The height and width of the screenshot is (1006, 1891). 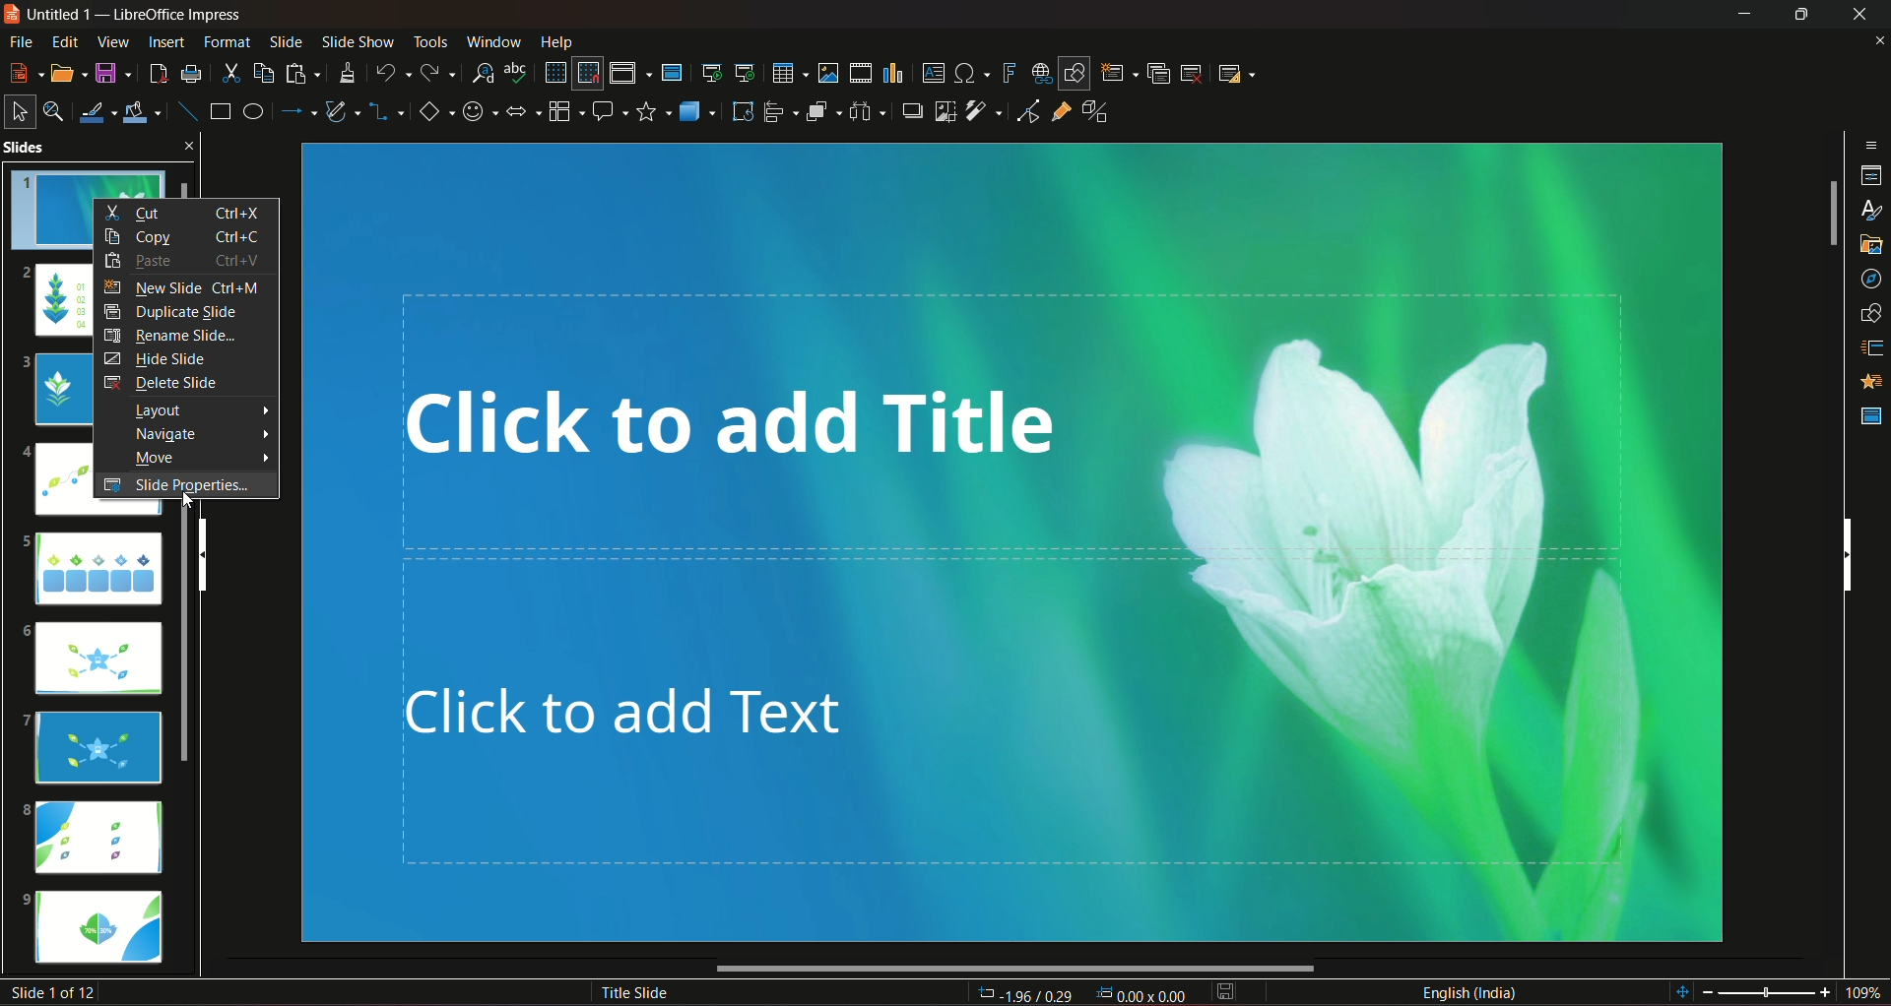 I want to click on symbol shapes, so click(x=480, y=111).